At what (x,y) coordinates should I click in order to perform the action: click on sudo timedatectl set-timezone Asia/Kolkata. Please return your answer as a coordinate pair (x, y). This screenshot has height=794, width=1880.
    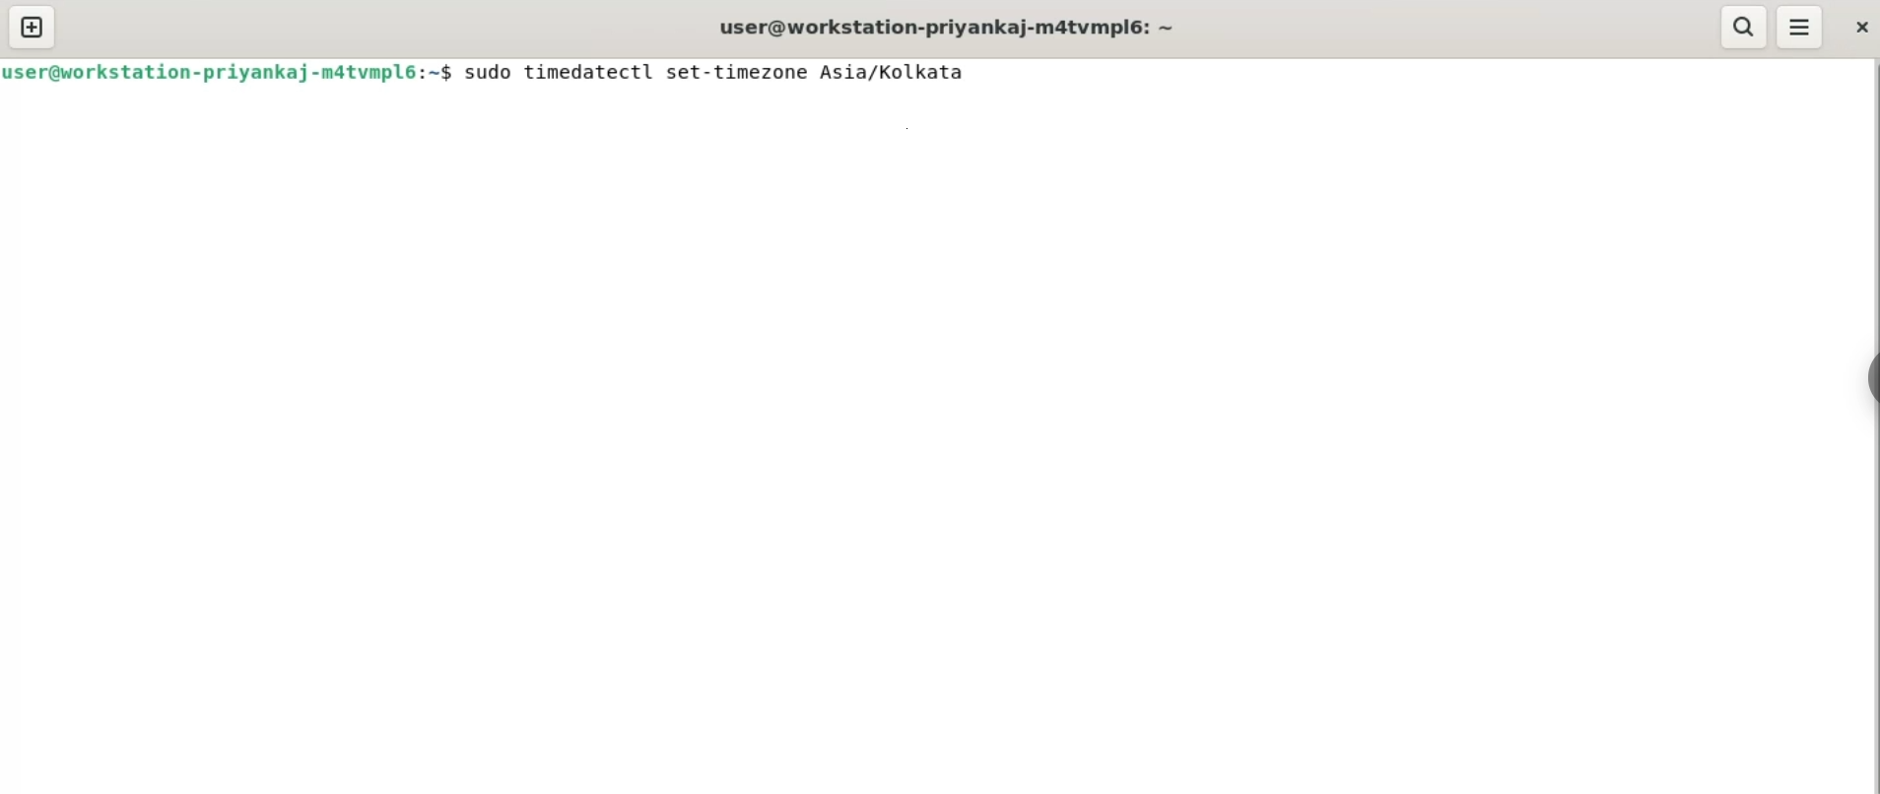
    Looking at the image, I should click on (717, 72).